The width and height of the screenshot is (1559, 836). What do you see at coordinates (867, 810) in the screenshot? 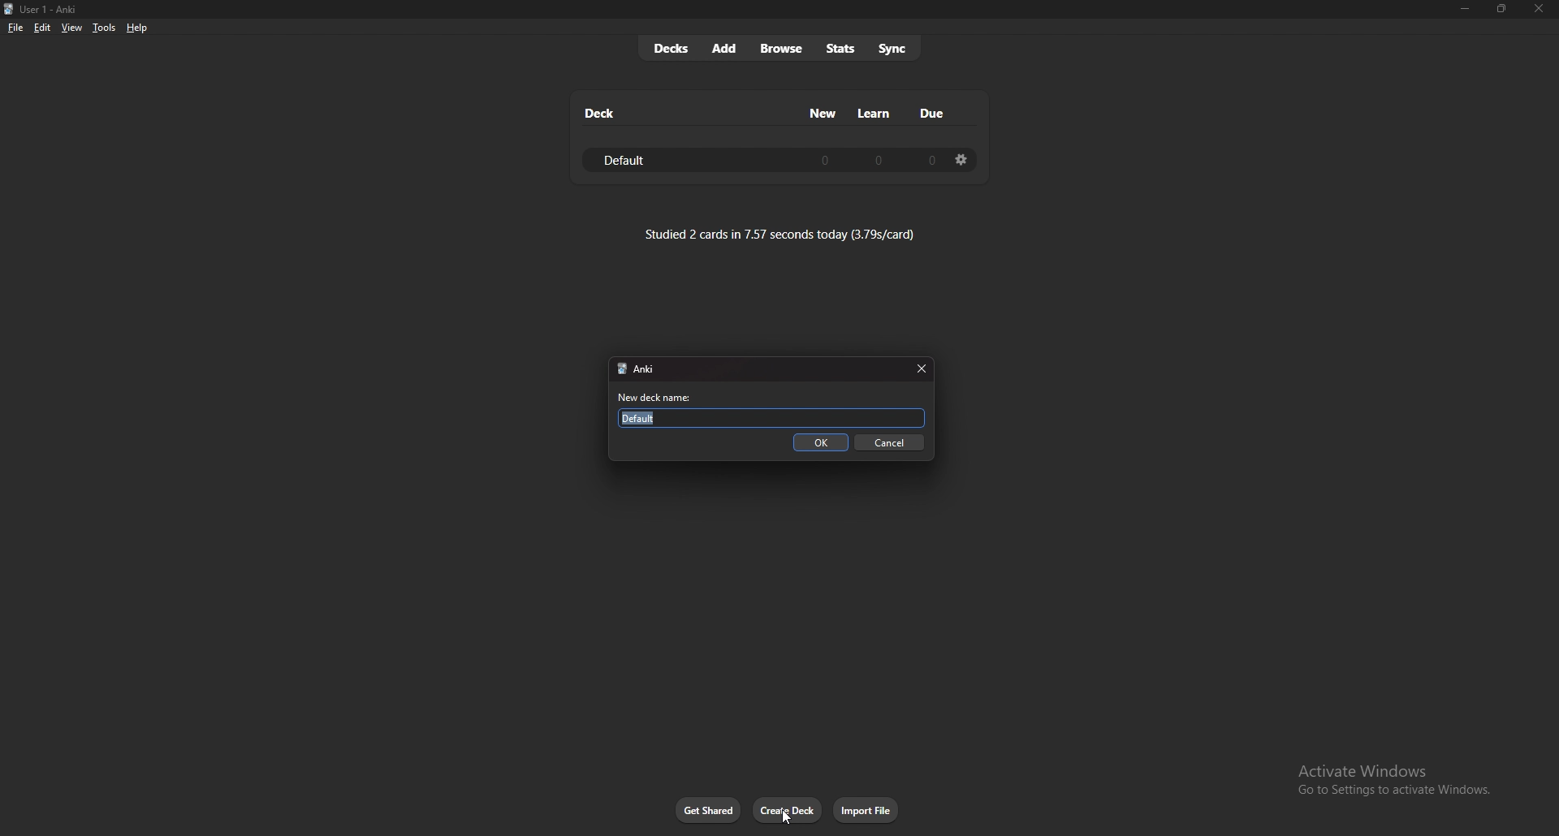
I see `import file` at bounding box center [867, 810].